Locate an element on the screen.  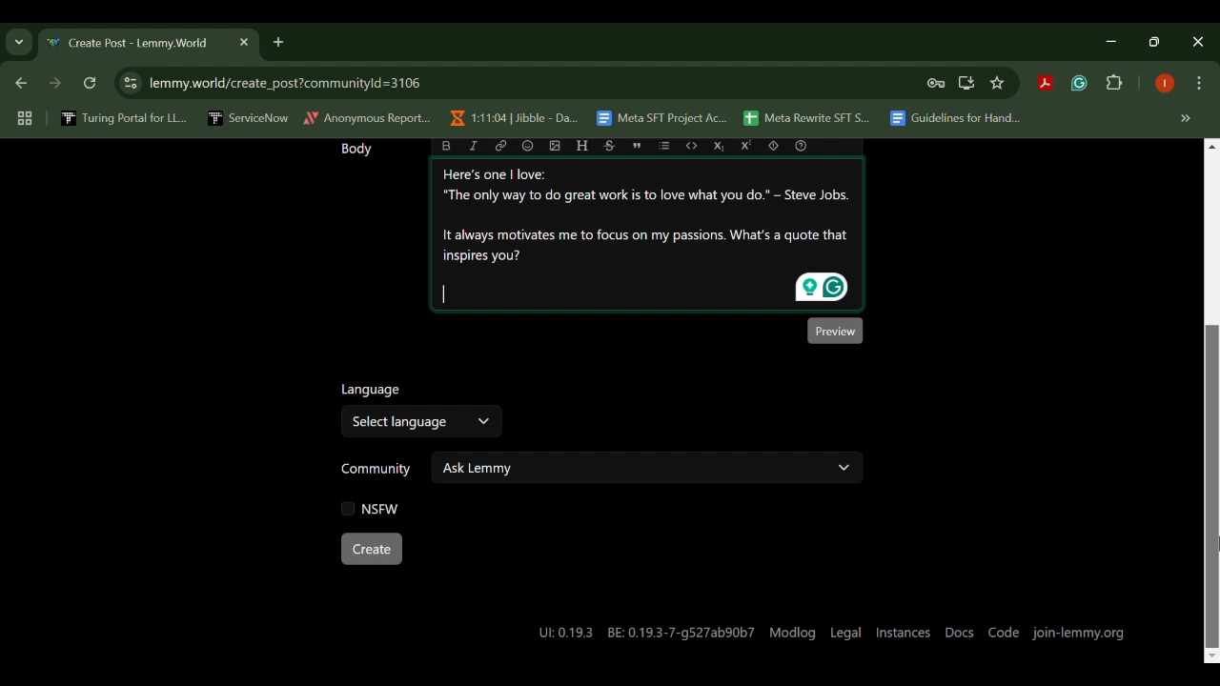
Modlog is located at coordinates (792, 631).